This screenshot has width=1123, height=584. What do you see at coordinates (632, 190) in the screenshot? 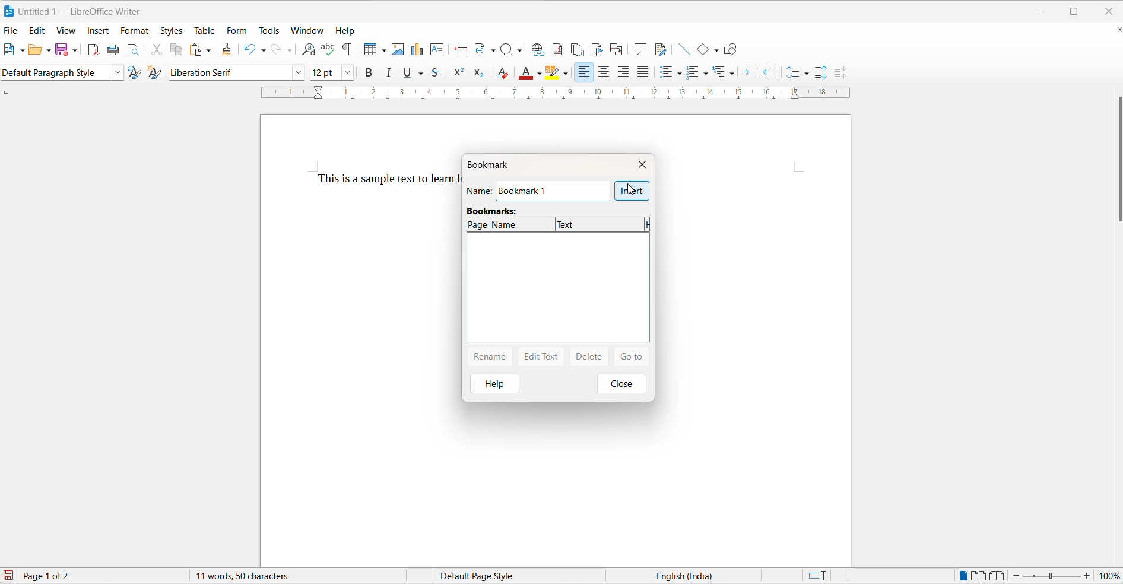
I see `cursor` at bounding box center [632, 190].